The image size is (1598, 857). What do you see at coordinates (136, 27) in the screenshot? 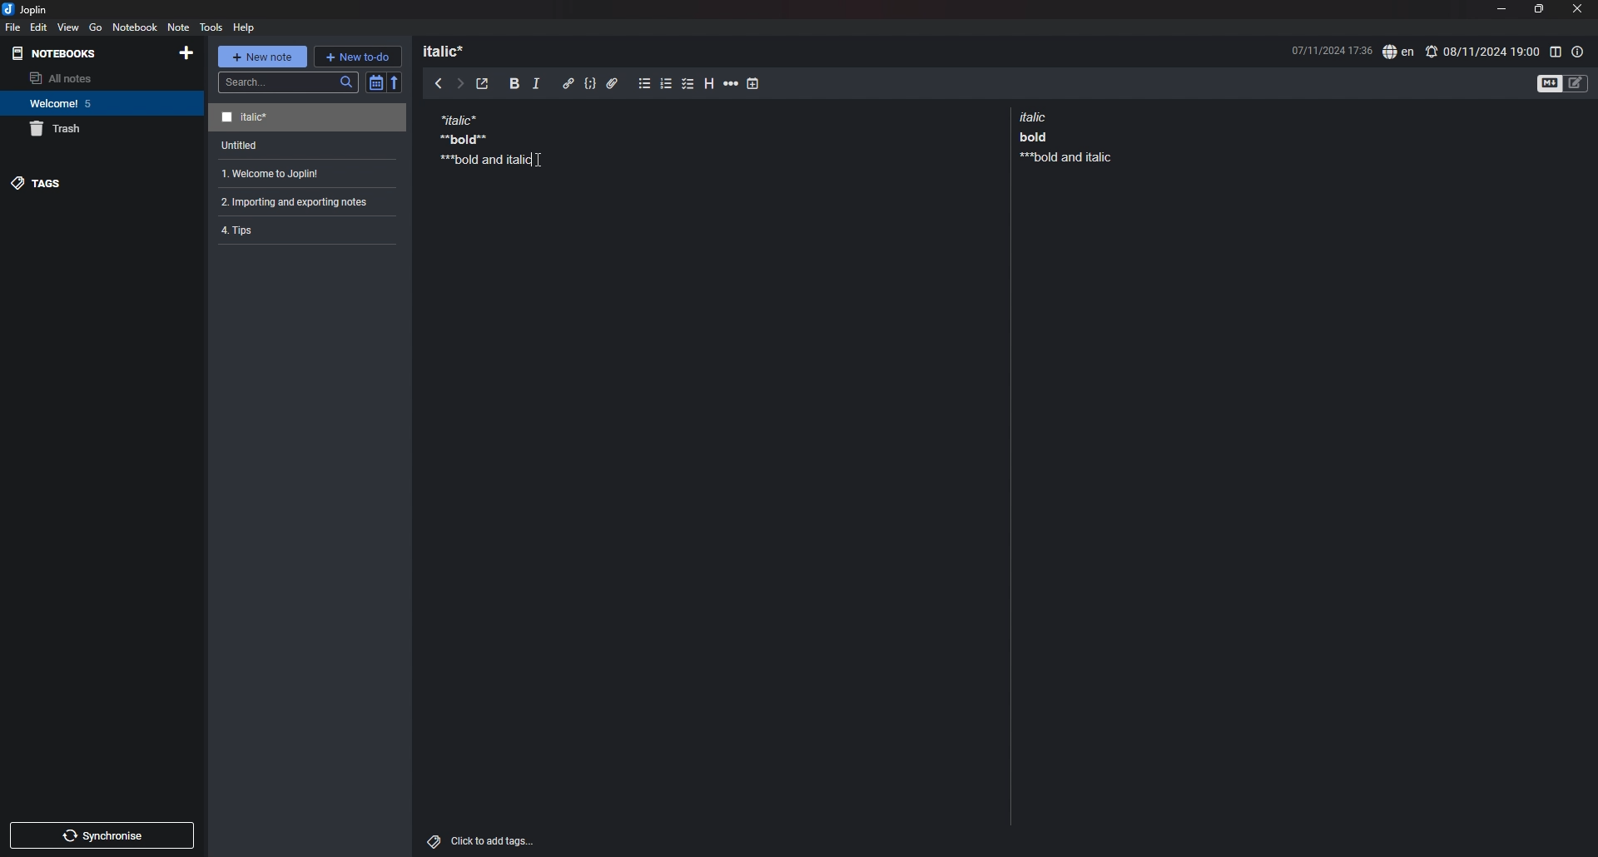
I see `notebook` at bounding box center [136, 27].